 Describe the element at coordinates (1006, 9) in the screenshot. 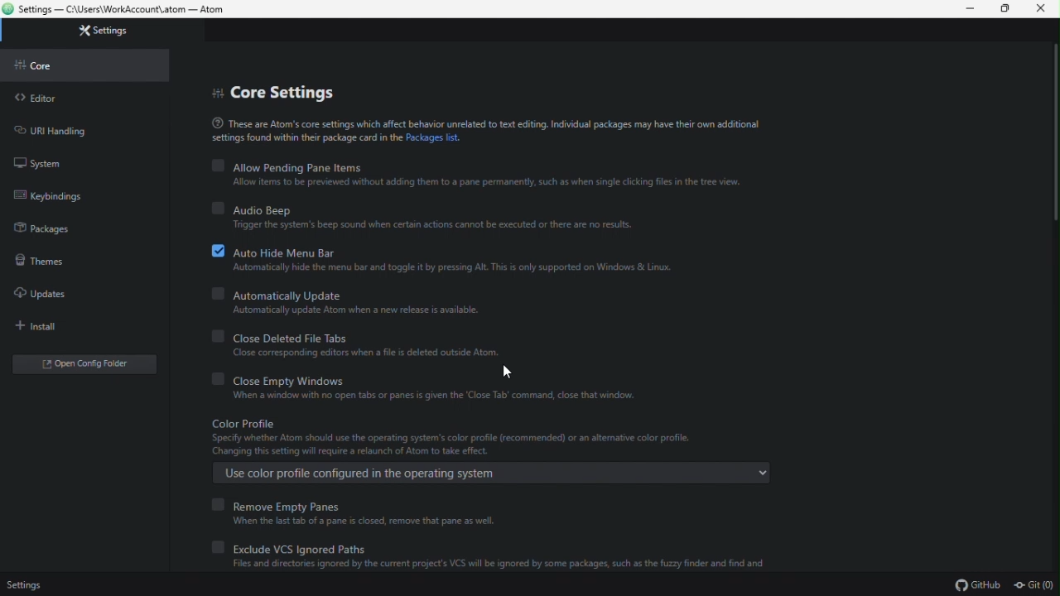

I see `restore` at that location.